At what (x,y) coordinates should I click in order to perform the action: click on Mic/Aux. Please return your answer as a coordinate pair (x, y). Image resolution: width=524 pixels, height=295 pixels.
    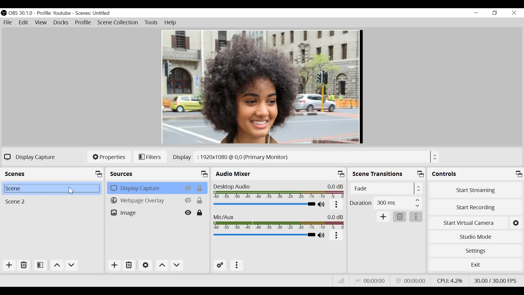
    Looking at the image, I should click on (278, 221).